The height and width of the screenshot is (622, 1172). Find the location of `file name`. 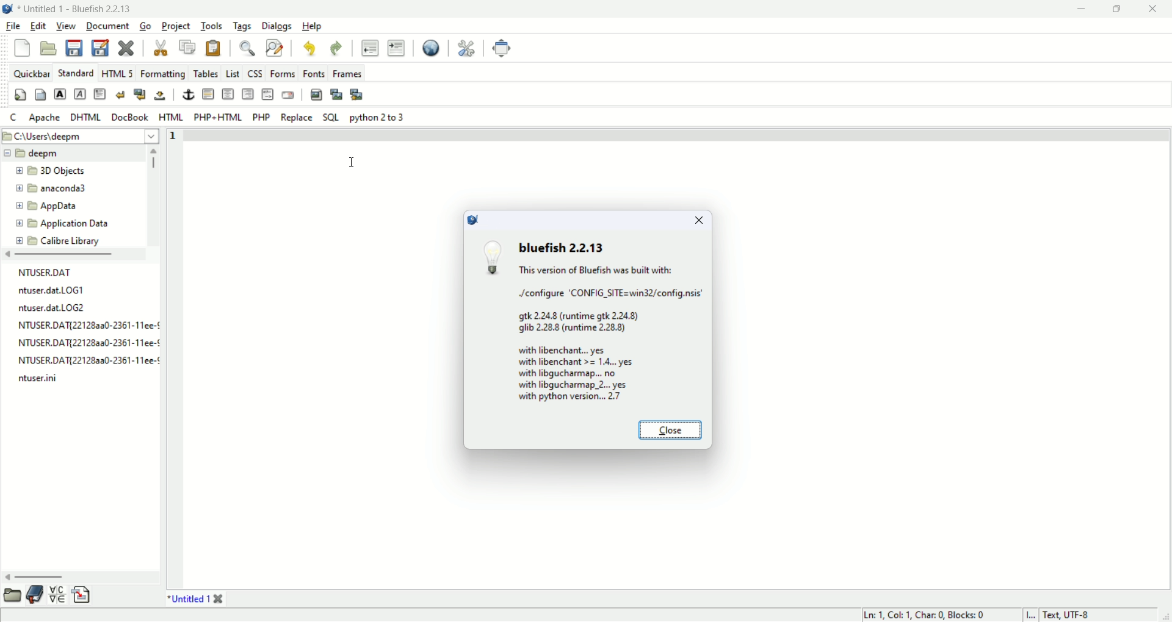

file name is located at coordinates (53, 290).